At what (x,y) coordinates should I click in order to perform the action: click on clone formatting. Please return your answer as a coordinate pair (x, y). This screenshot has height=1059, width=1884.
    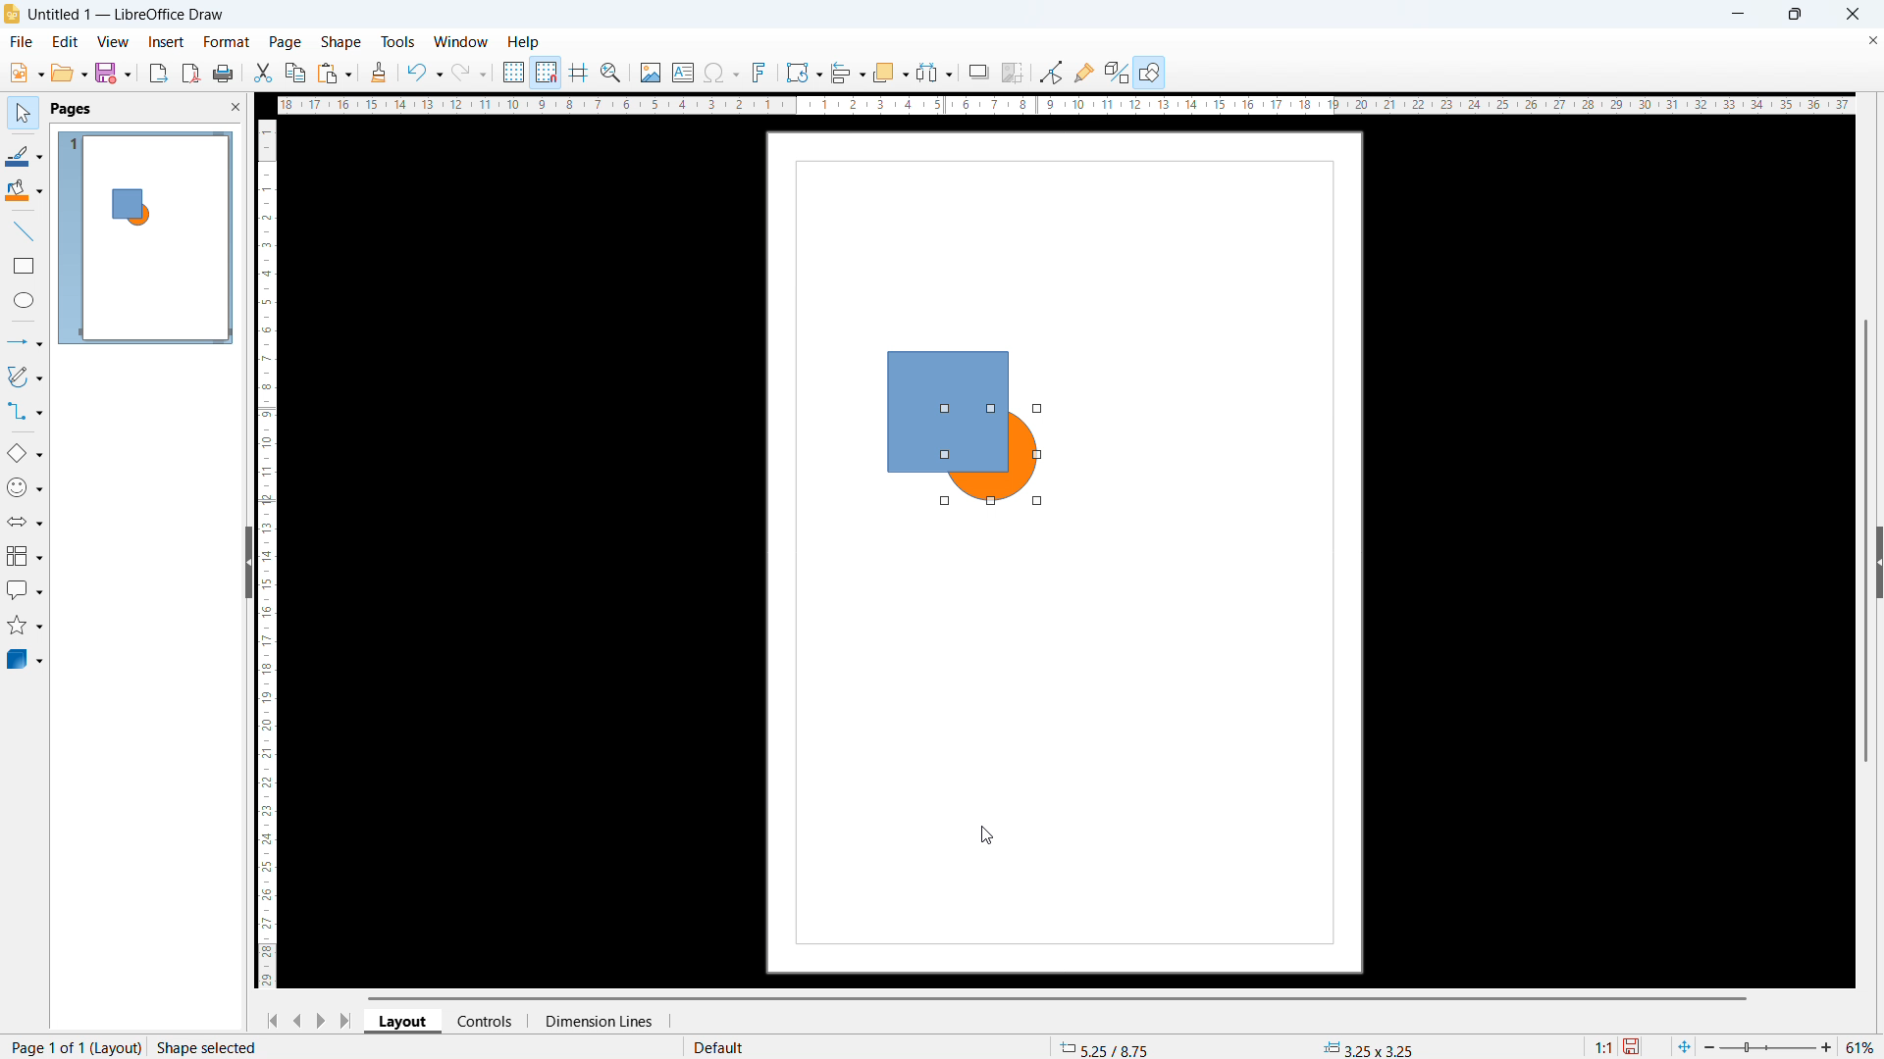
    Looking at the image, I should click on (379, 72).